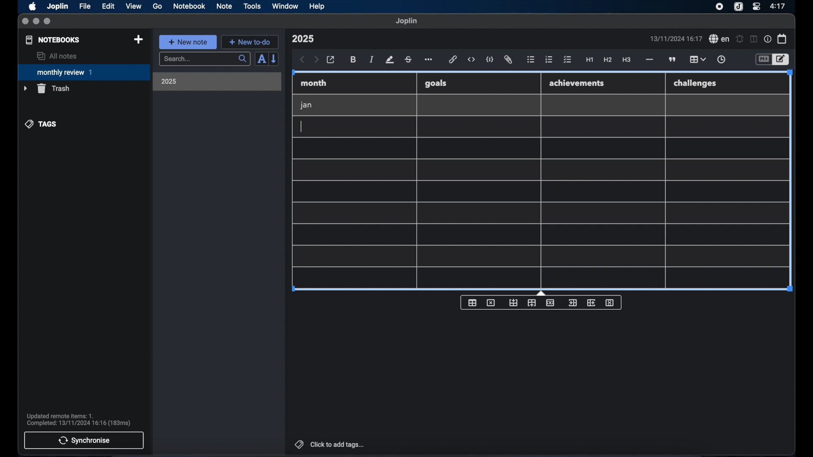 This screenshot has width=813, height=457. What do you see at coordinates (567, 60) in the screenshot?
I see `check  list` at bounding box center [567, 60].